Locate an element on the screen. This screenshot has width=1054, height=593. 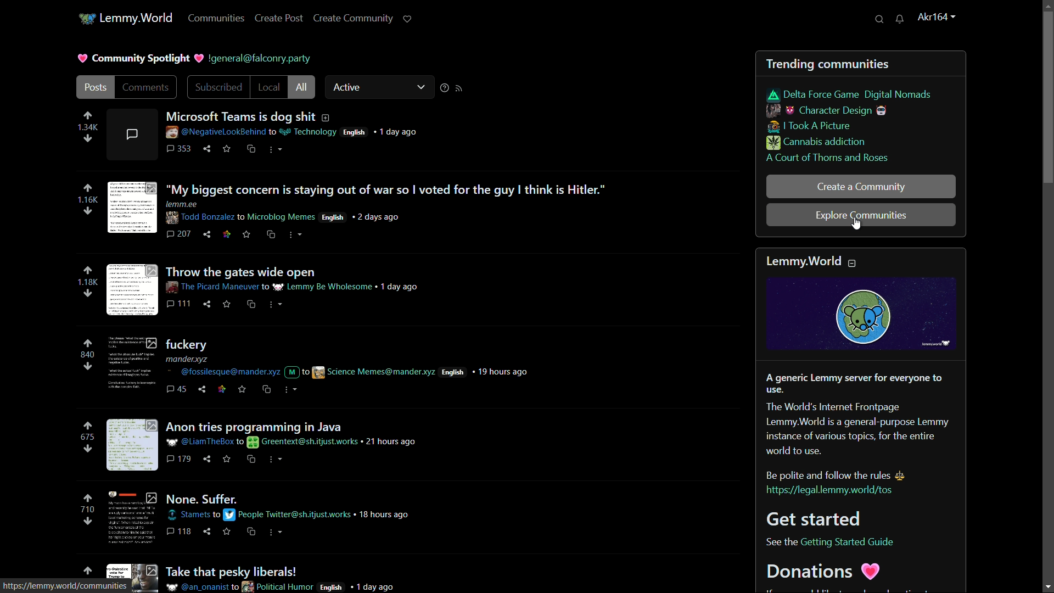
post details is located at coordinates (352, 367).